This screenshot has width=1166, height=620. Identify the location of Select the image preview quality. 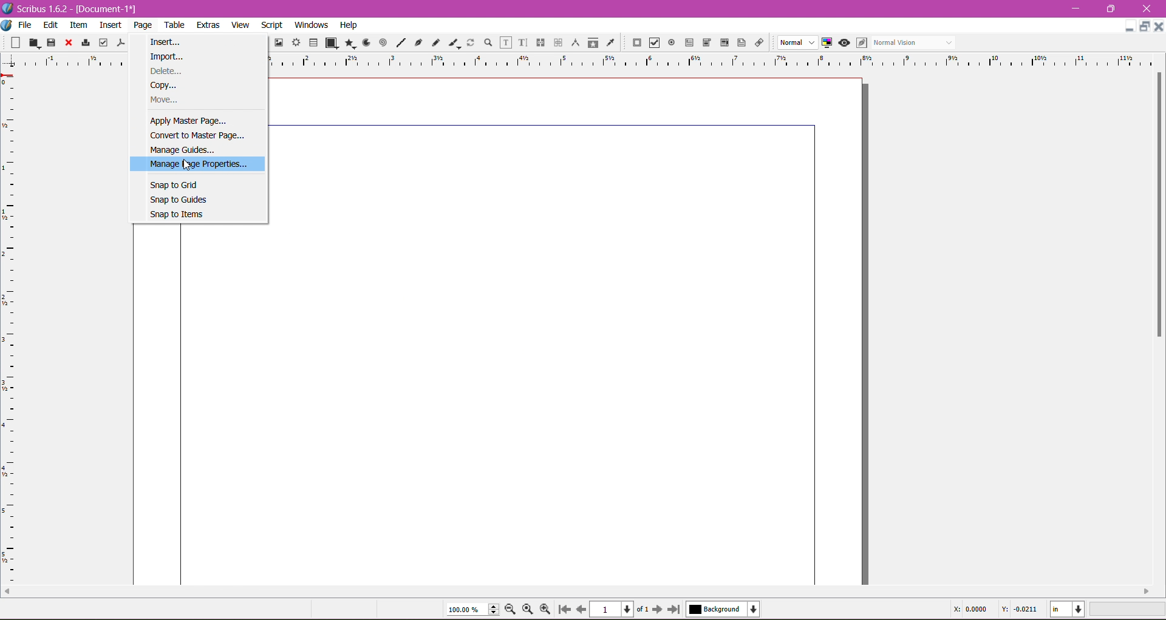
(796, 42).